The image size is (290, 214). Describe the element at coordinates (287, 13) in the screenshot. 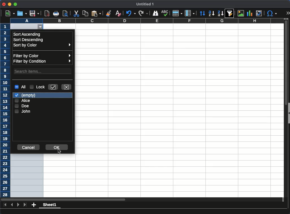

I see `expand` at that location.